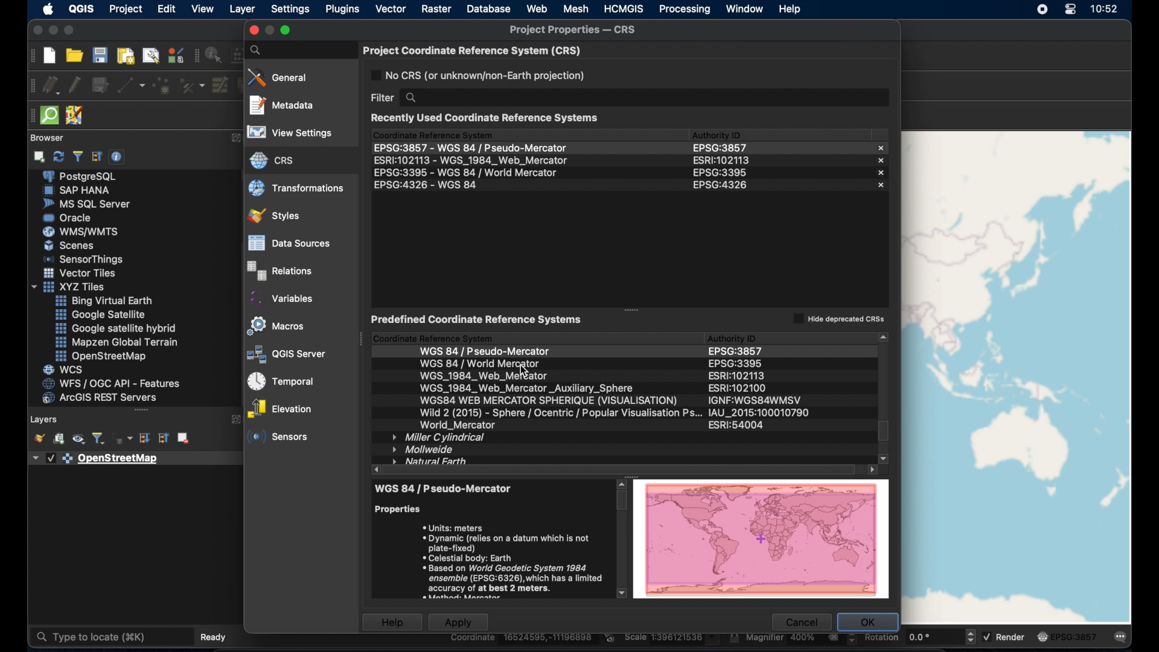 The image size is (1159, 652). I want to click on view, so click(204, 8).